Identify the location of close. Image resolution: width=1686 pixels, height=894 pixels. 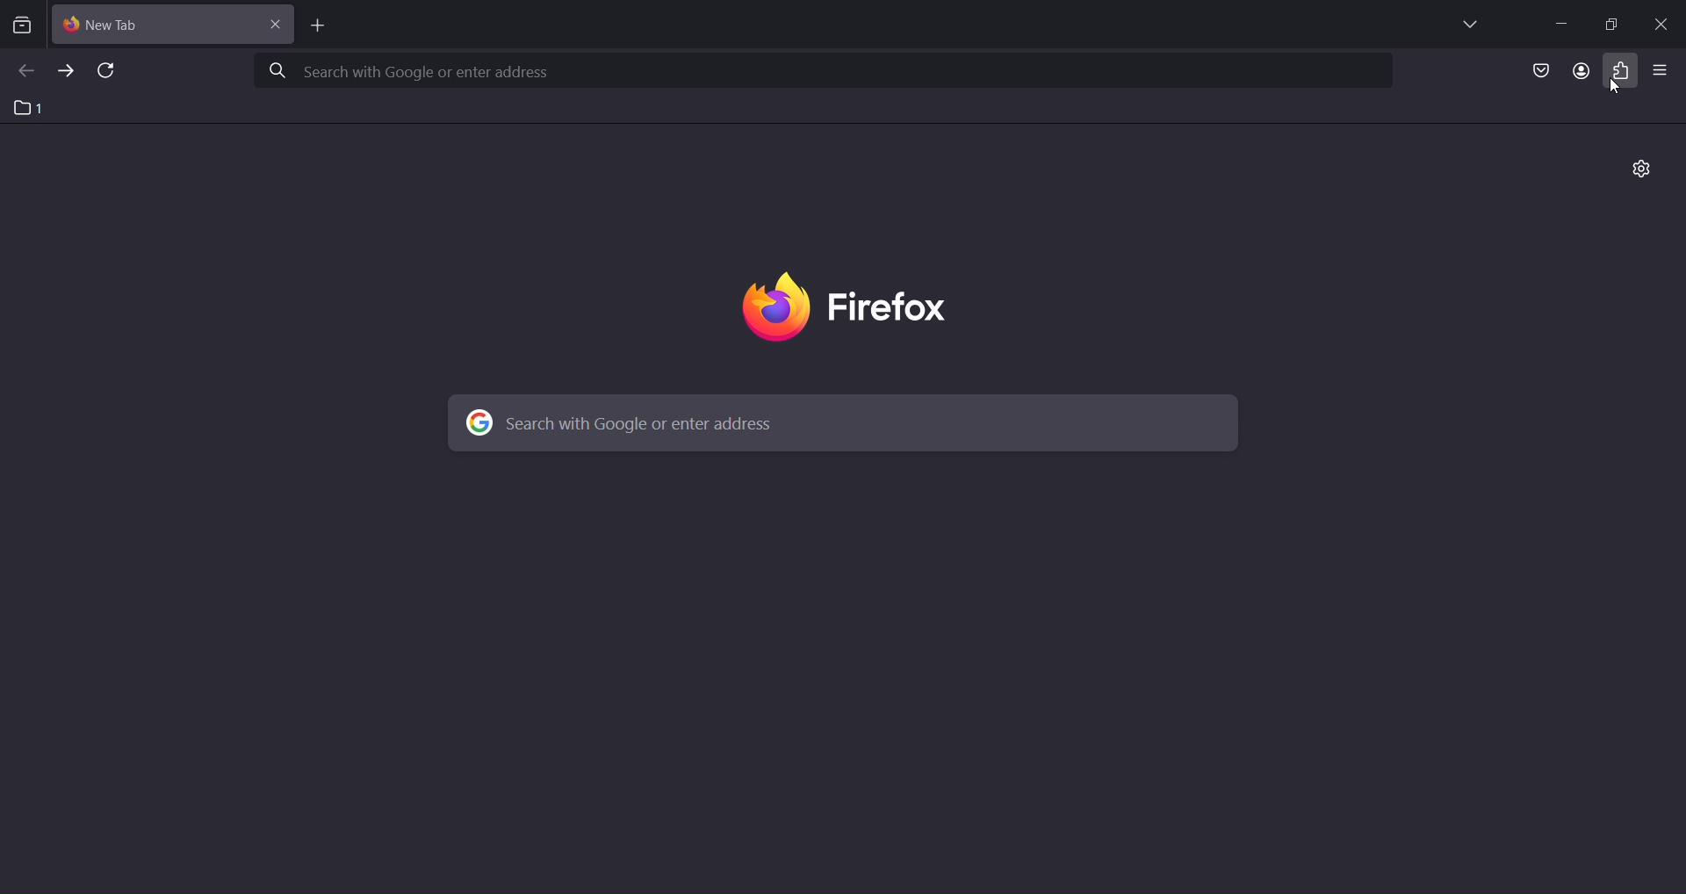
(270, 22).